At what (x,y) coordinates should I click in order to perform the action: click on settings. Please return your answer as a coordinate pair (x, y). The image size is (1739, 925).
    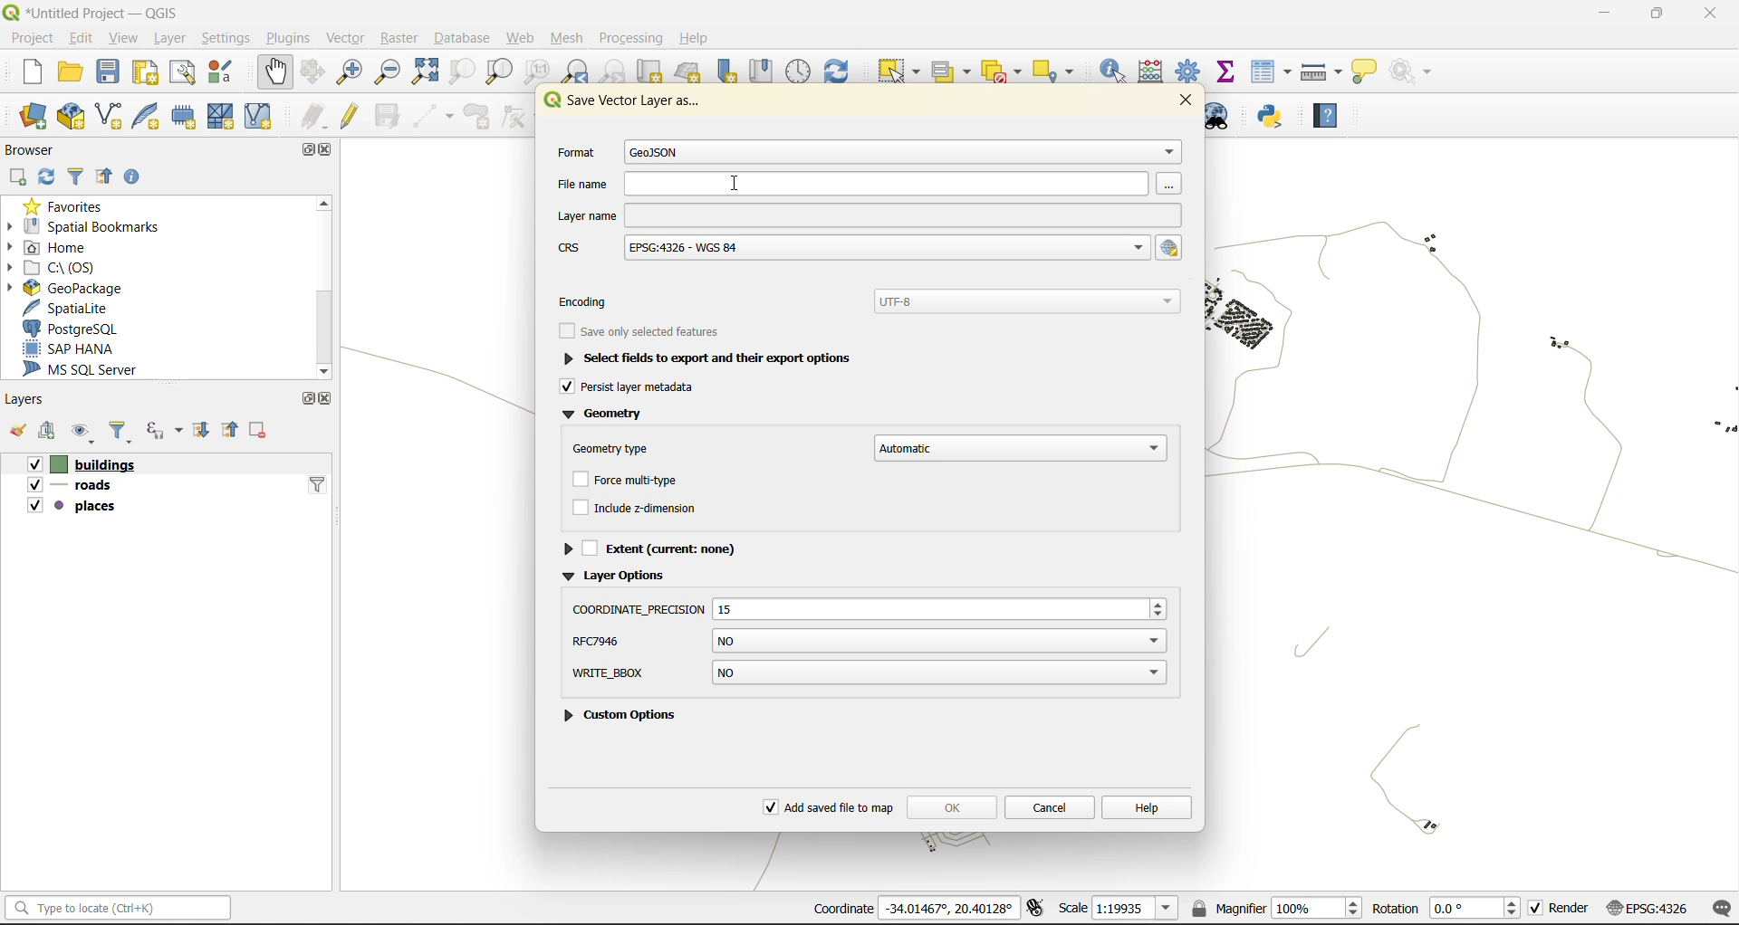
    Looking at the image, I should click on (228, 37).